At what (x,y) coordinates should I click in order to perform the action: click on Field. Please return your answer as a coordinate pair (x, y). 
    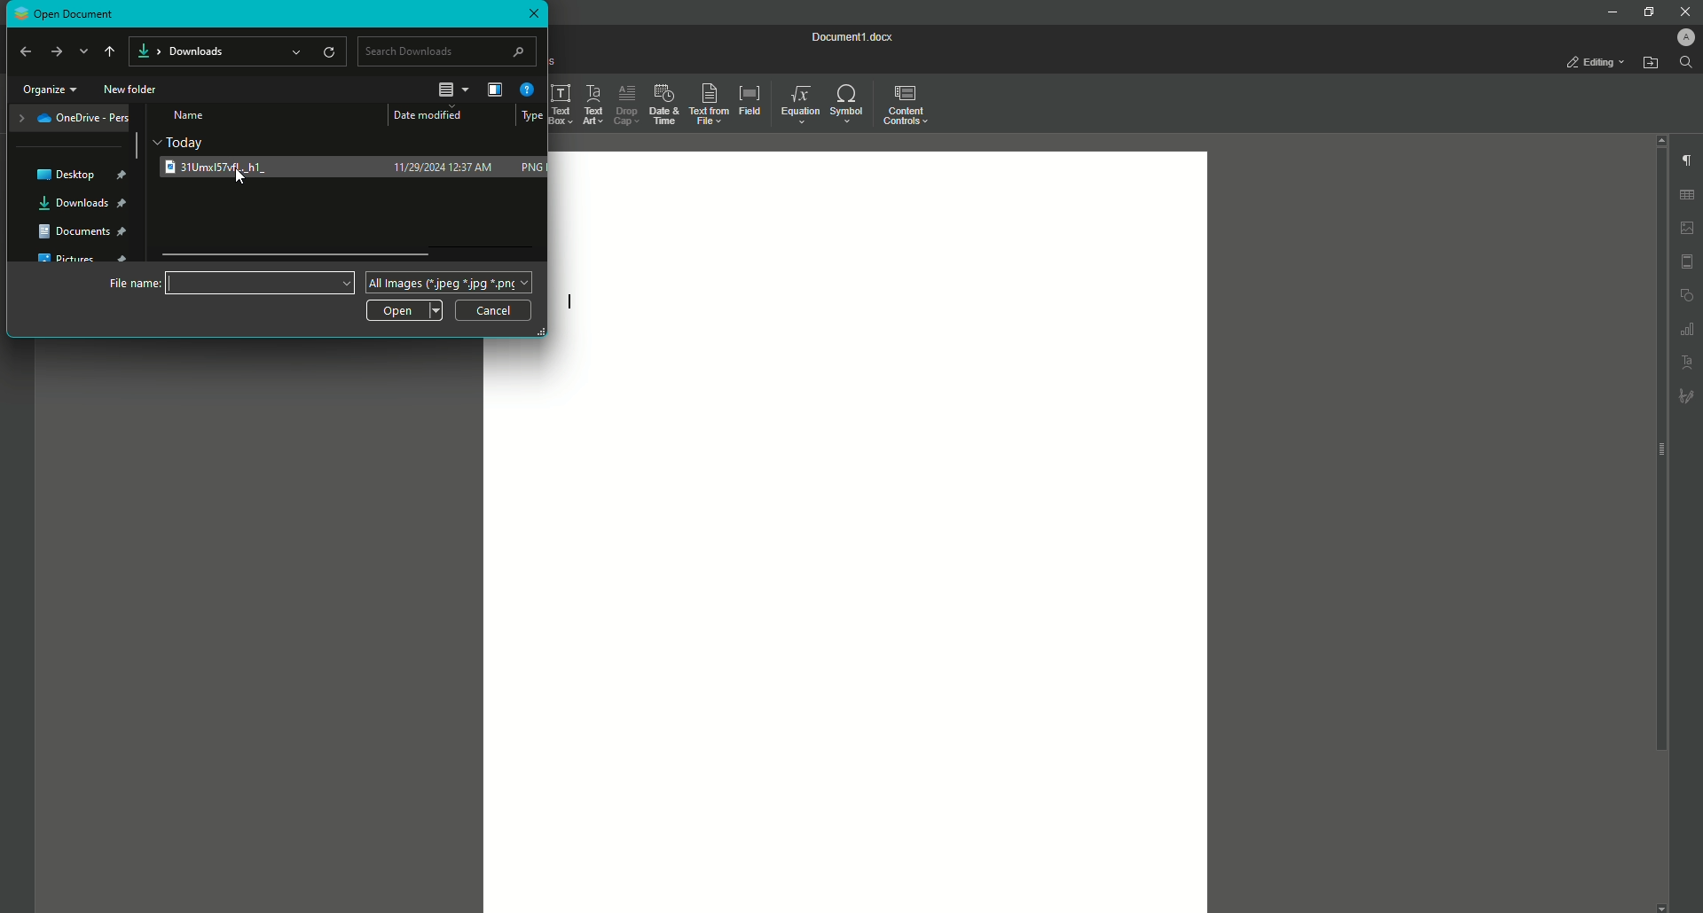
    Looking at the image, I should click on (749, 102).